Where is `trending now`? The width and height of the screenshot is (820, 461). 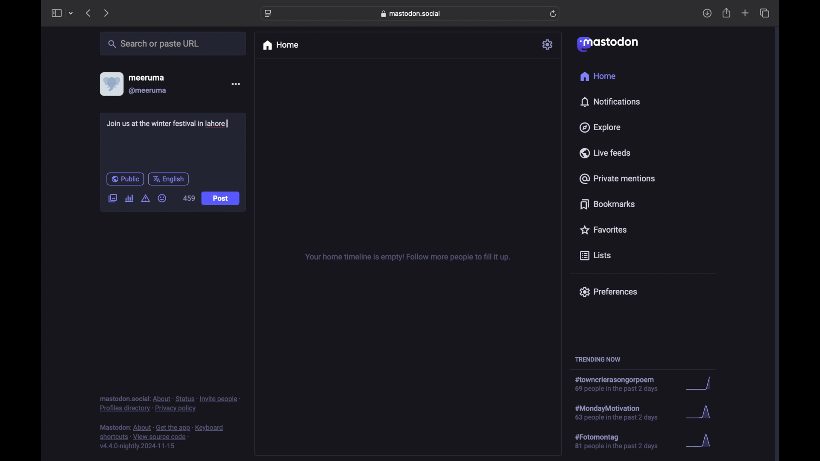 trending now is located at coordinates (597, 359).